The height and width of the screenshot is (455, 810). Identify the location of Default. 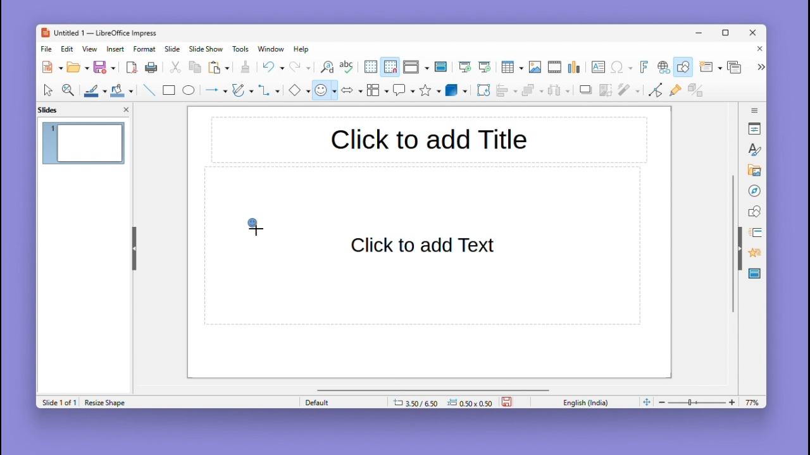
(341, 402).